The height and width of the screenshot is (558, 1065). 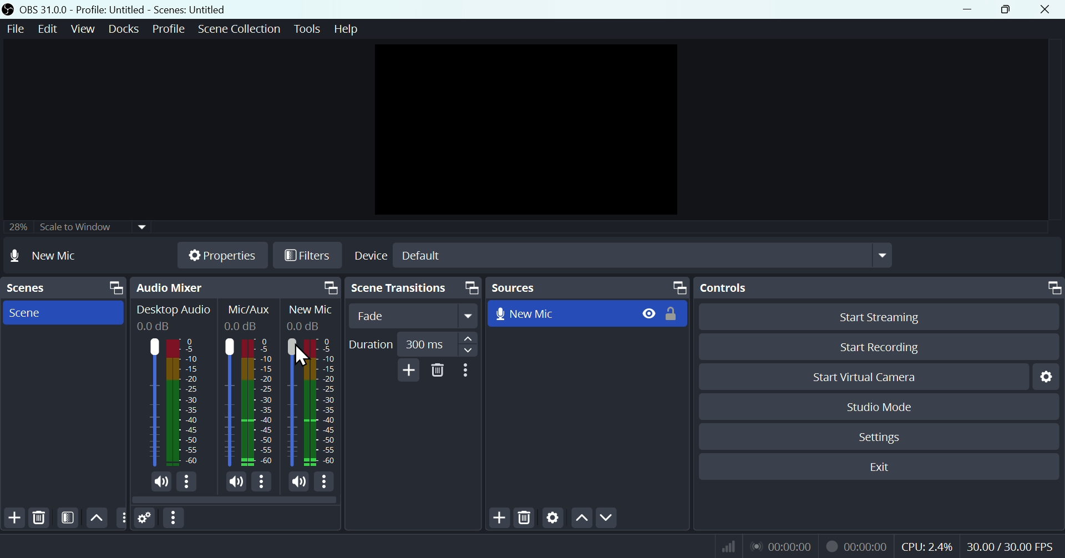 What do you see at coordinates (1010, 547) in the screenshot?
I see `Frame Per Second` at bounding box center [1010, 547].